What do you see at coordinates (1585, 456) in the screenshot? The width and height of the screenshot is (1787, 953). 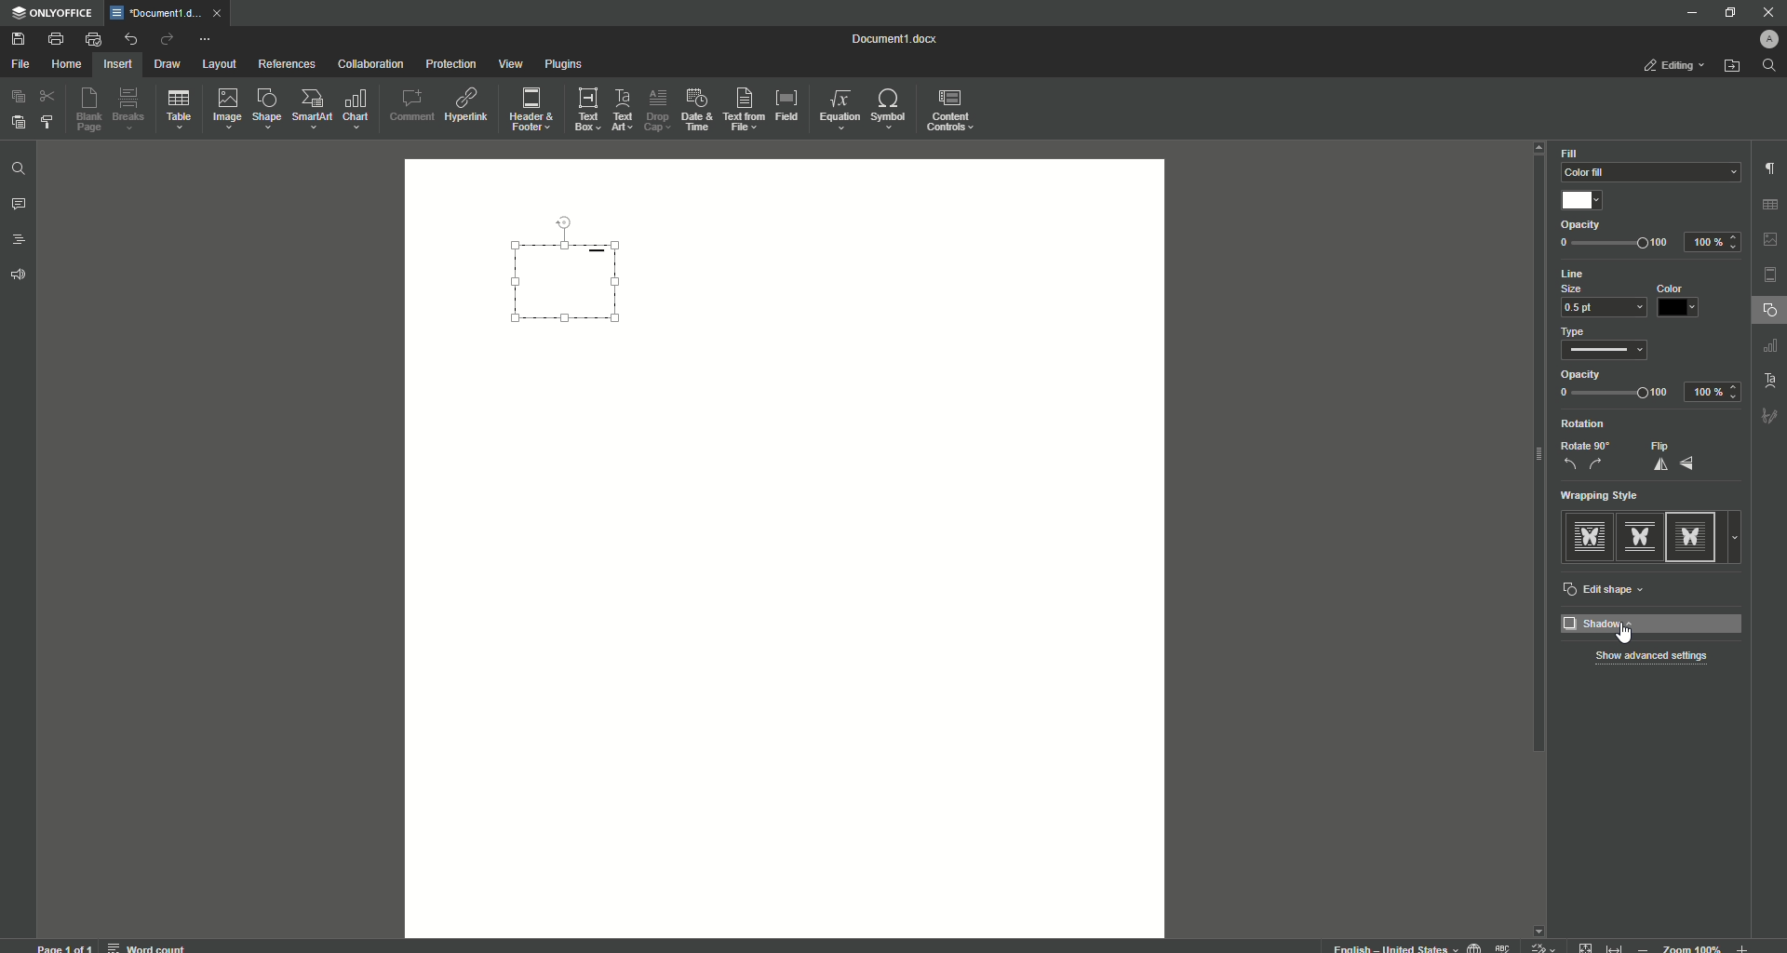 I see `Rotate 90 deg` at bounding box center [1585, 456].